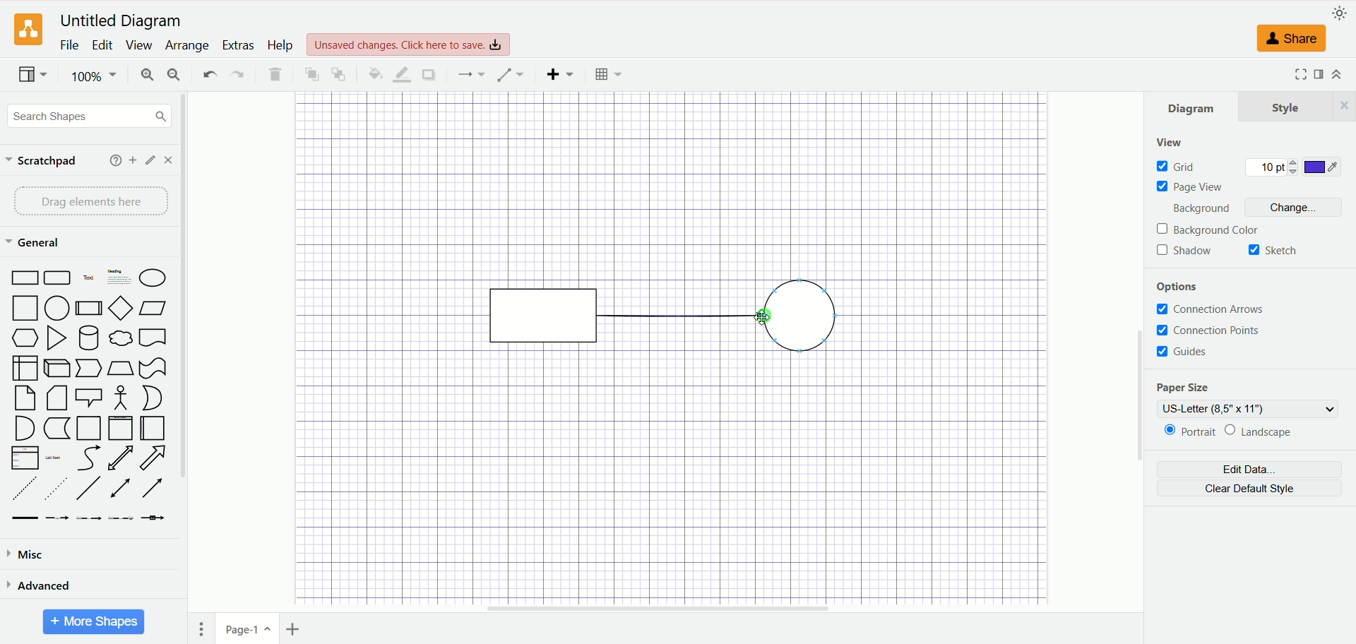 The height and width of the screenshot is (644, 1356). I want to click on file, so click(69, 46).